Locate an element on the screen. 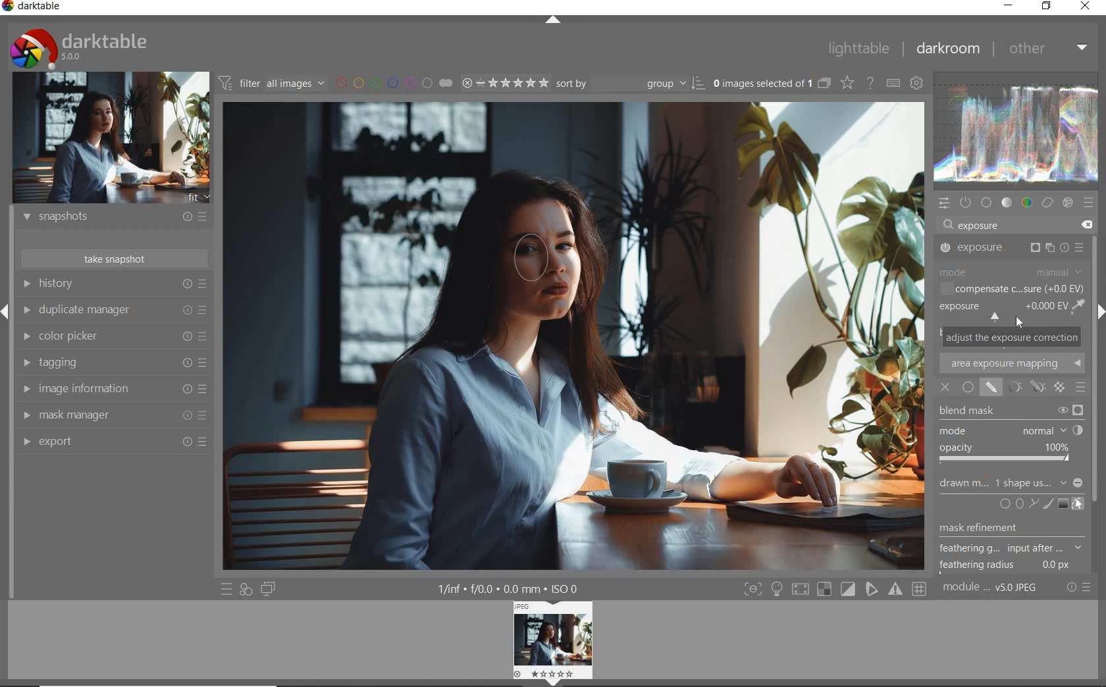 The image size is (1106, 687). image preview is located at coordinates (111, 140).